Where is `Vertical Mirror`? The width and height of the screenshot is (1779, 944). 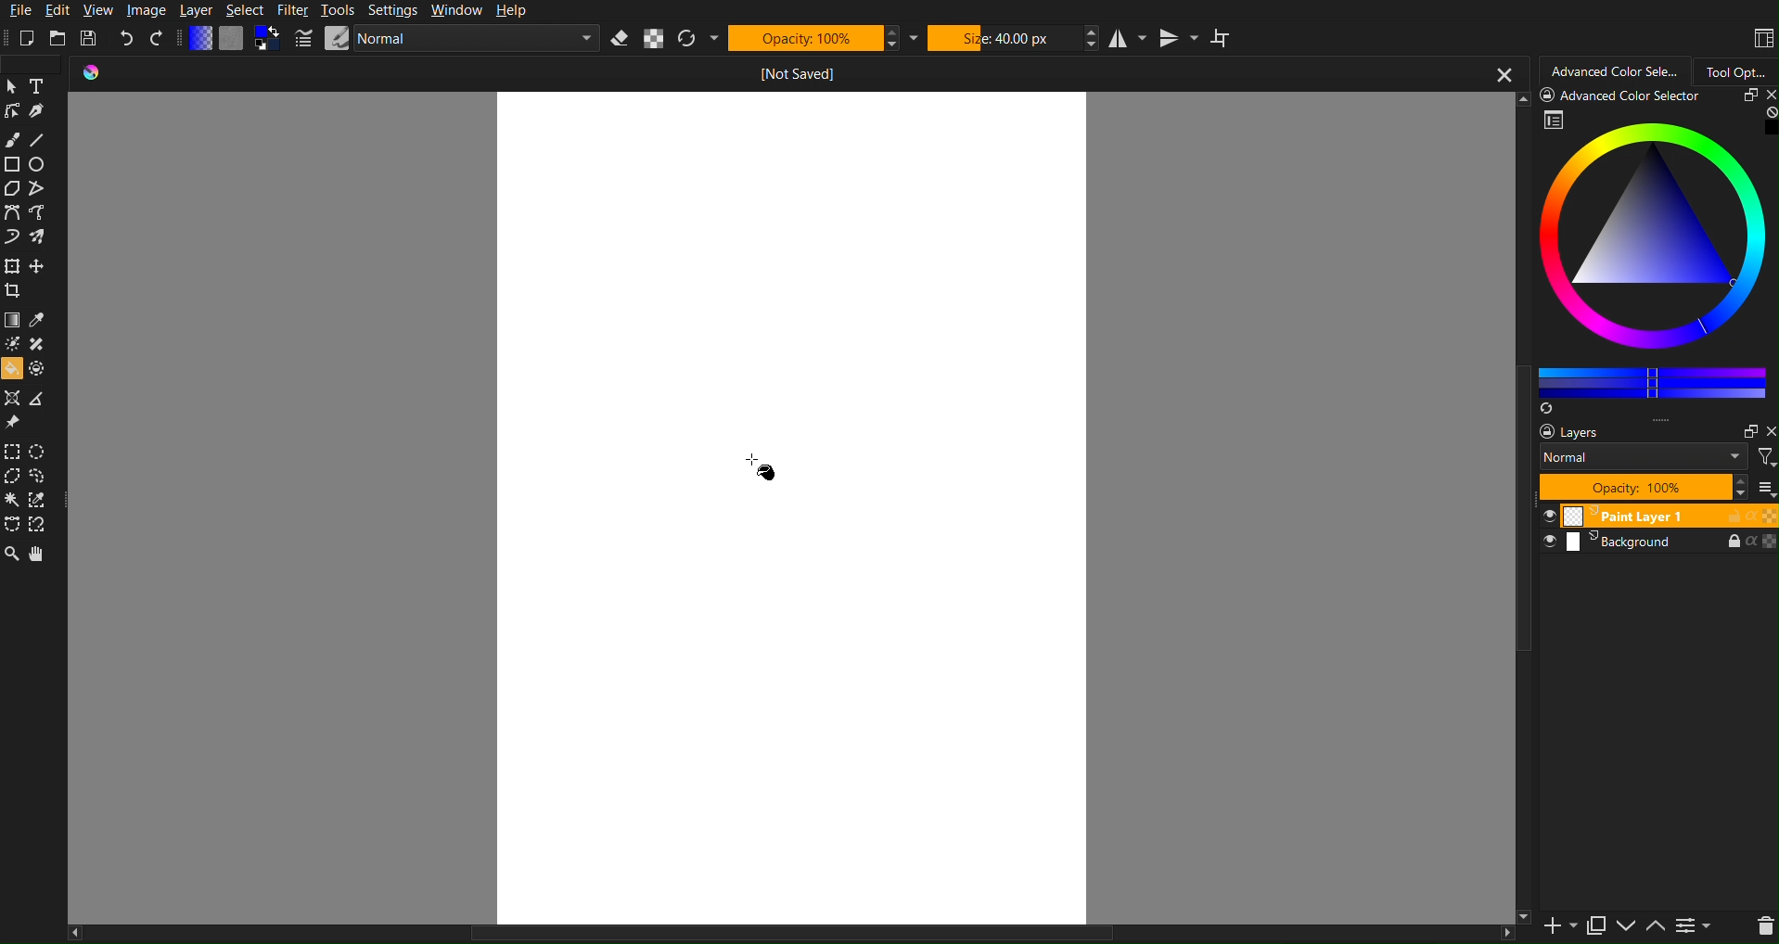
Vertical Mirror is located at coordinates (1179, 37).